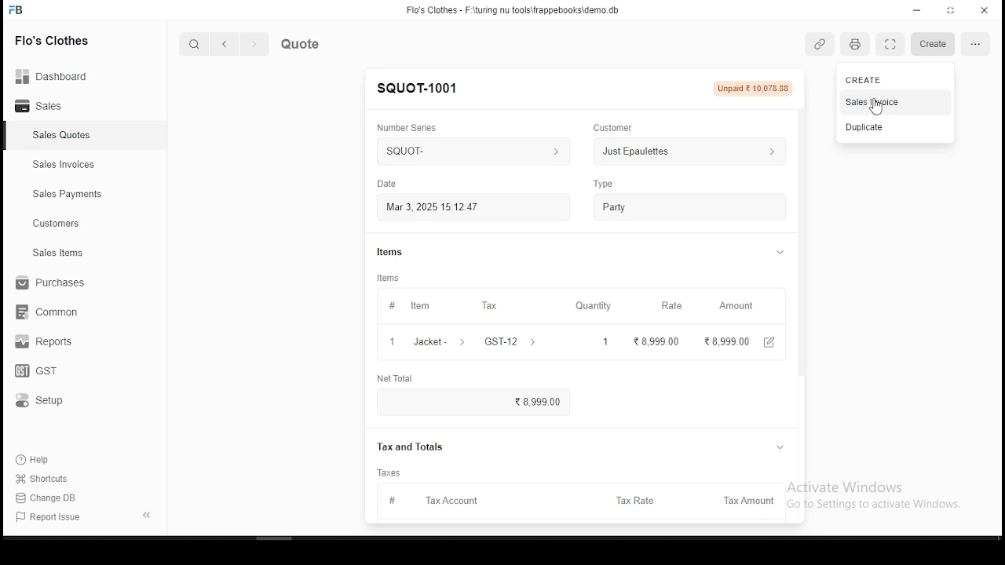  Describe the element at coordinates (605, 341) in the screenshot. I see `1` at that location.